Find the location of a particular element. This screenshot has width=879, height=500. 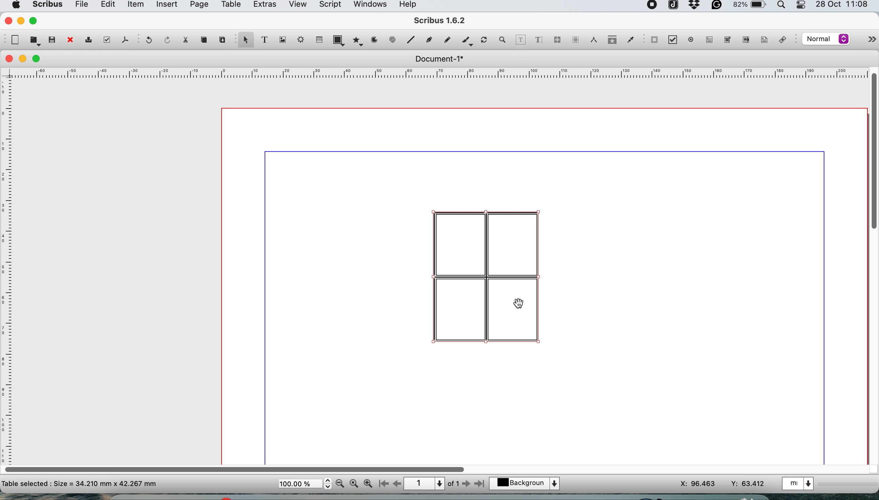

save is located at coordinates (53, 39).